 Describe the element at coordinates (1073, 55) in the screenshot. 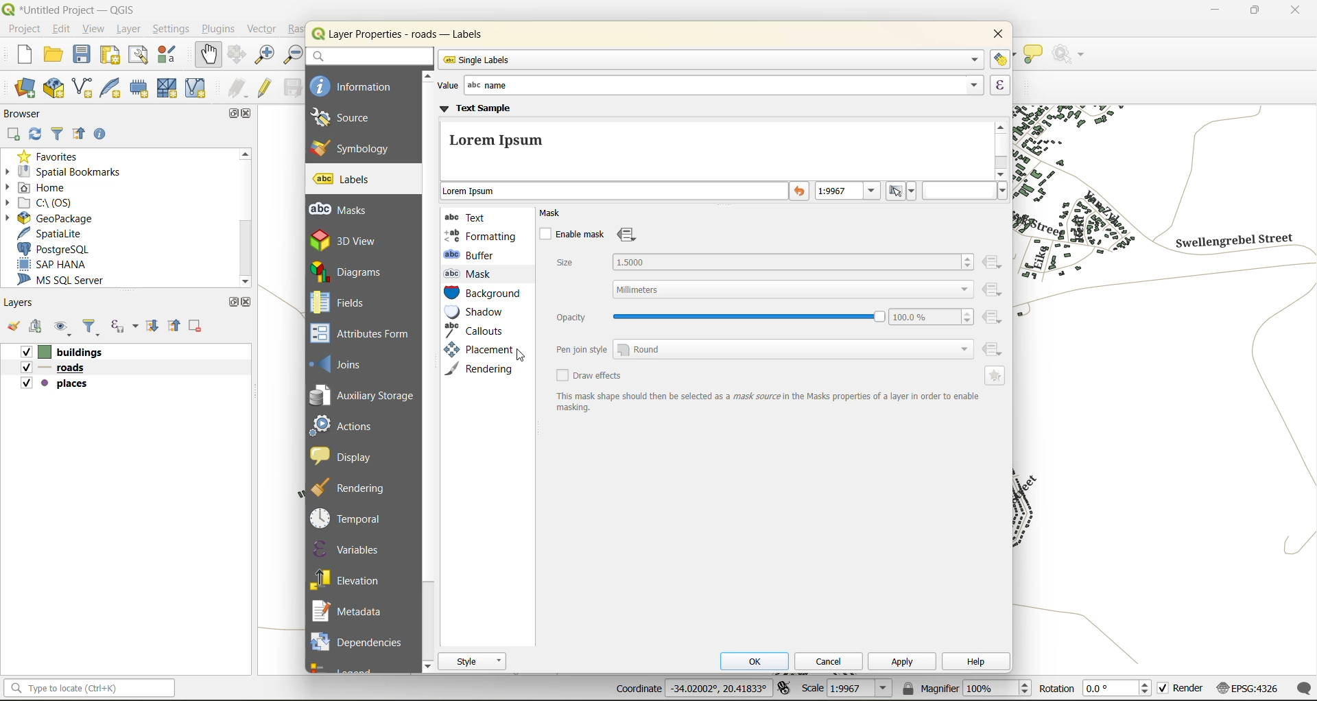

I see `no action` at that location.